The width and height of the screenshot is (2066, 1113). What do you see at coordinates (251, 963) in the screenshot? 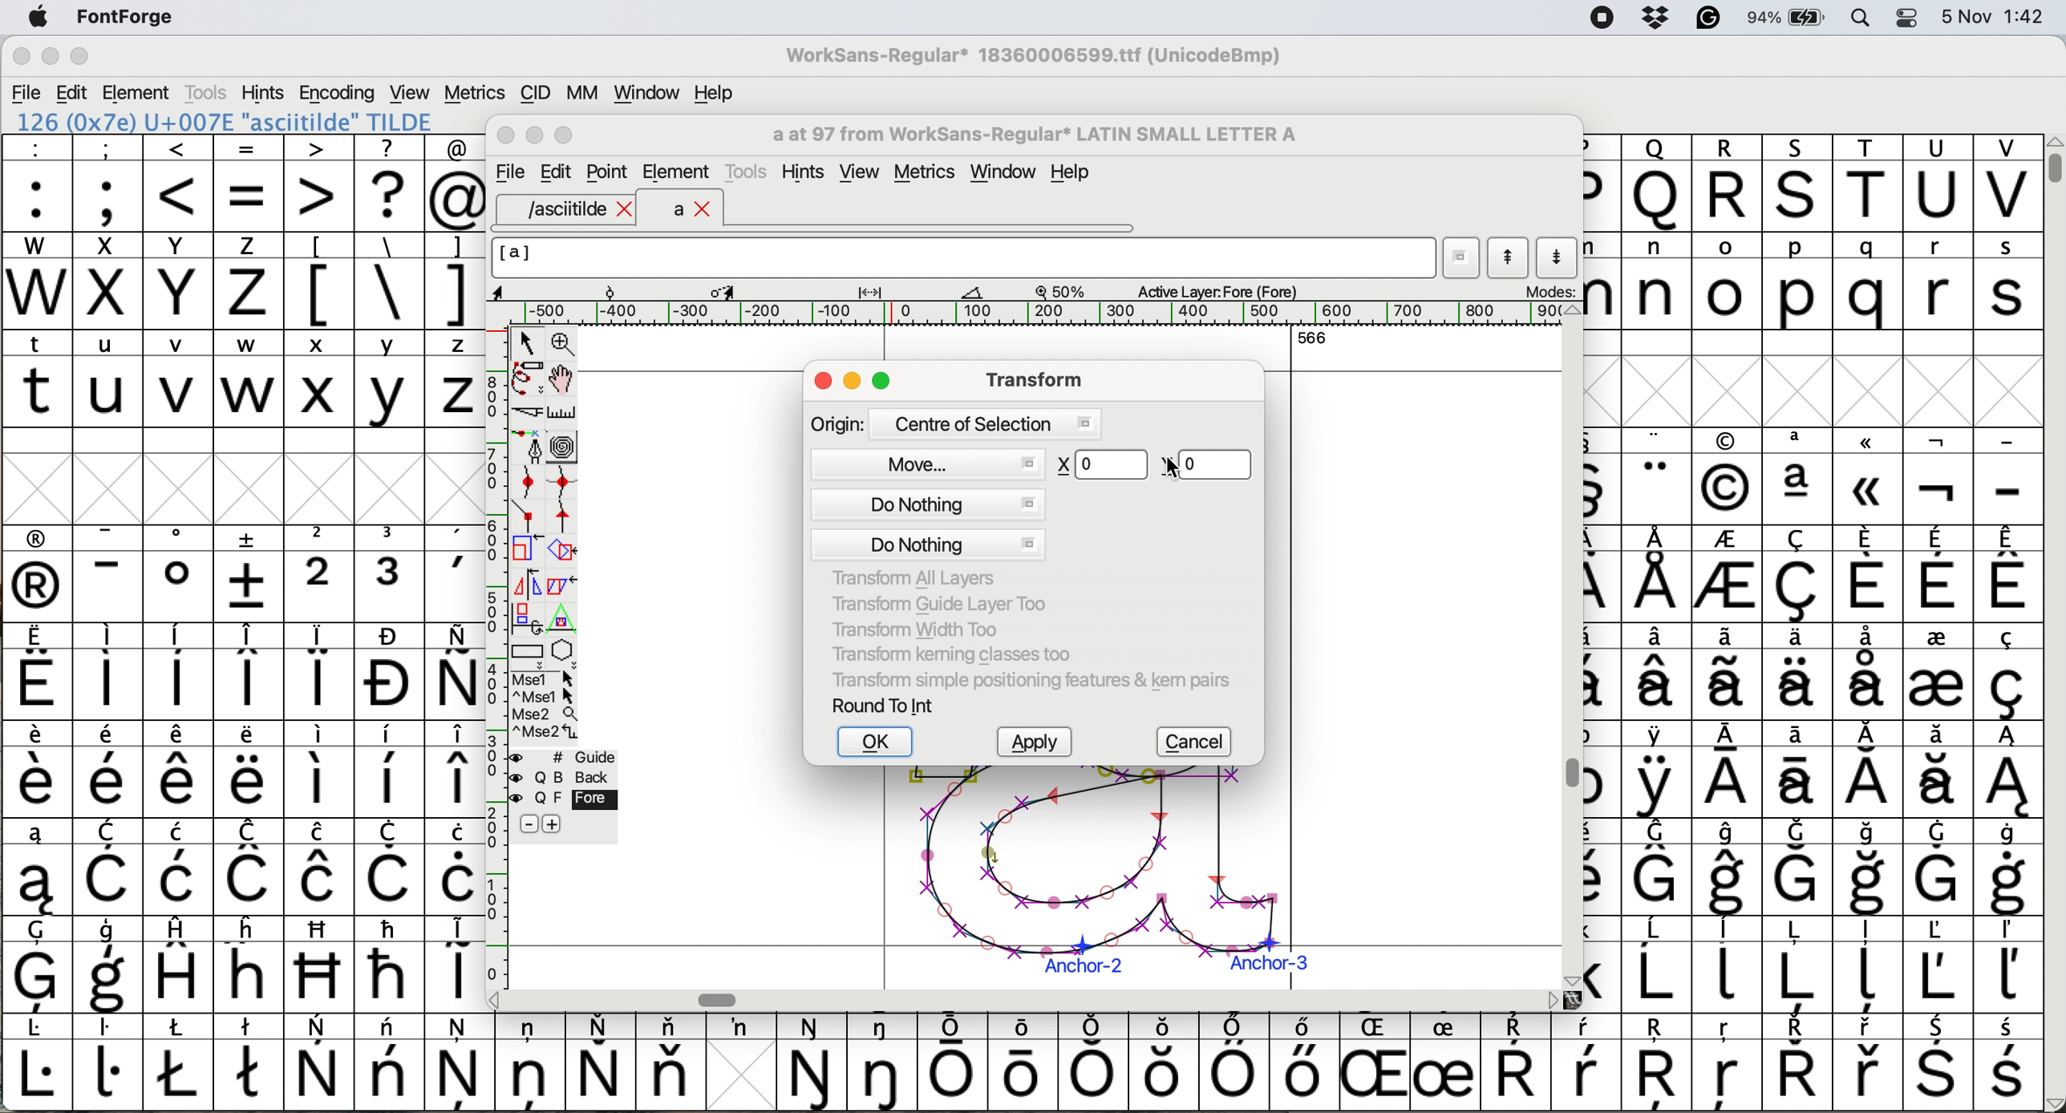
I see `` at bounding box center [251, 963].